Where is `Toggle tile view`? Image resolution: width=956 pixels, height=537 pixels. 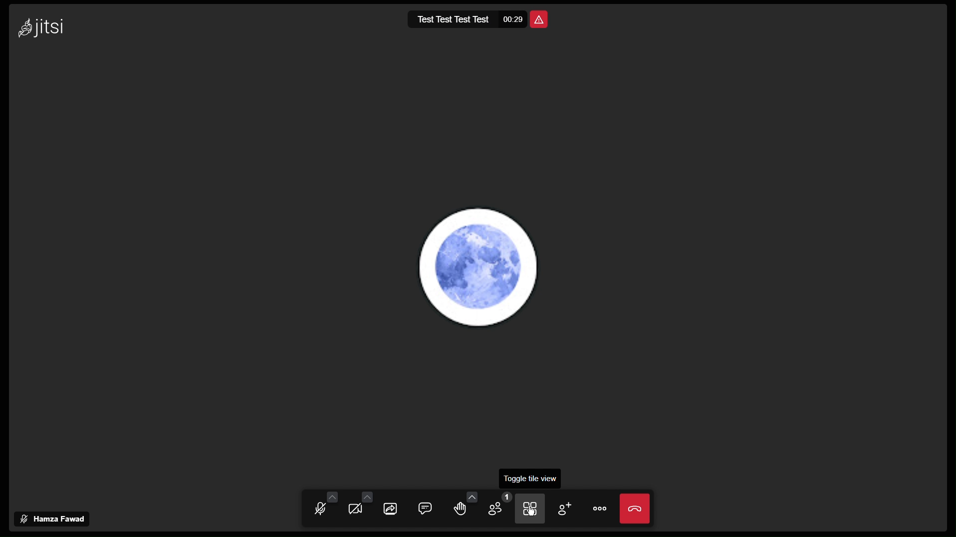 Toggle tile view is located at coordinates (528, 478).